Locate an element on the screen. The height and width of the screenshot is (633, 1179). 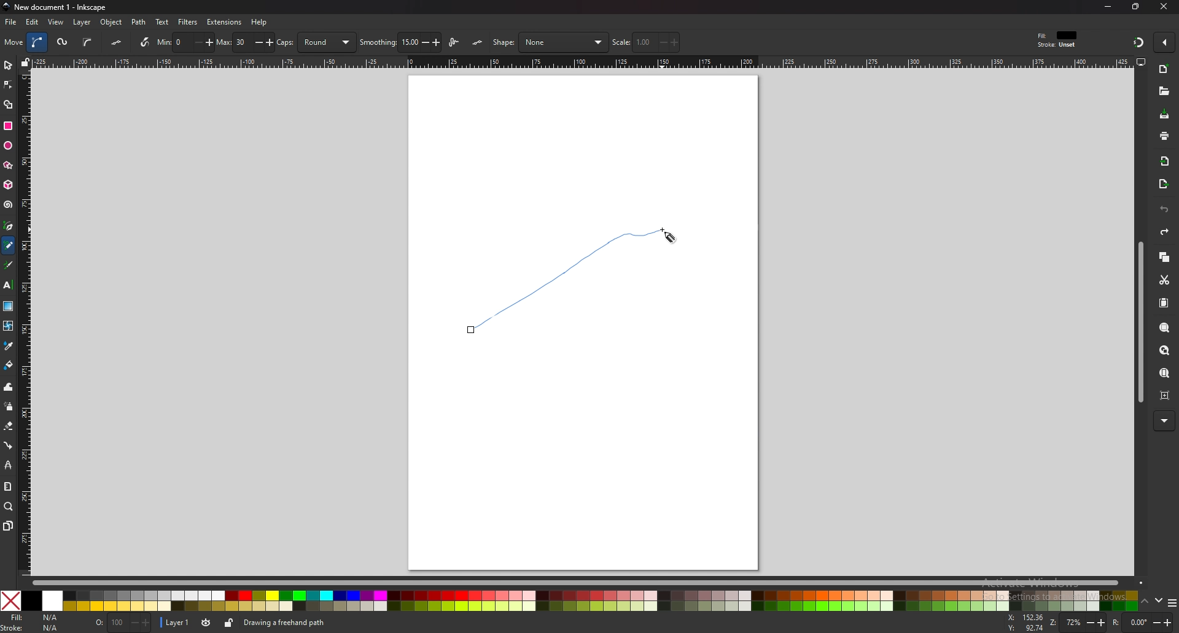
help is located at coordinates (260, 21).